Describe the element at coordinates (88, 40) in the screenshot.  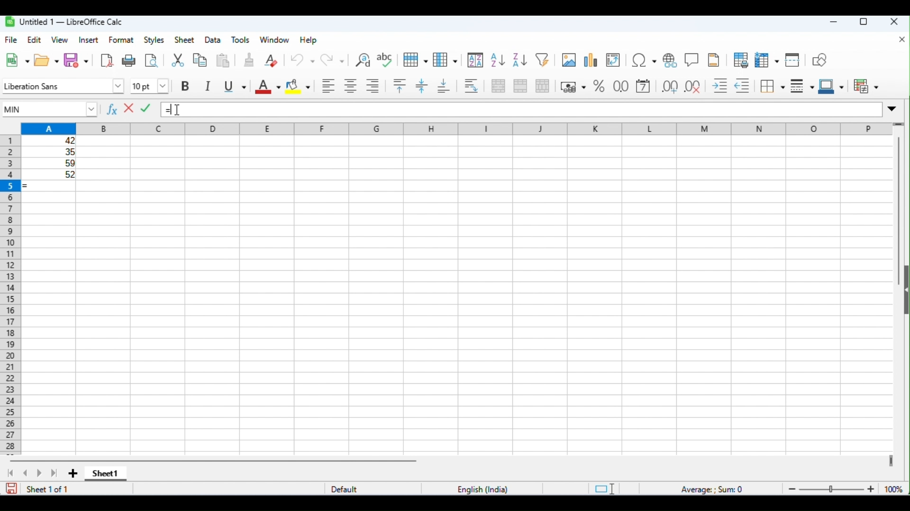
I see `insert` at that location.